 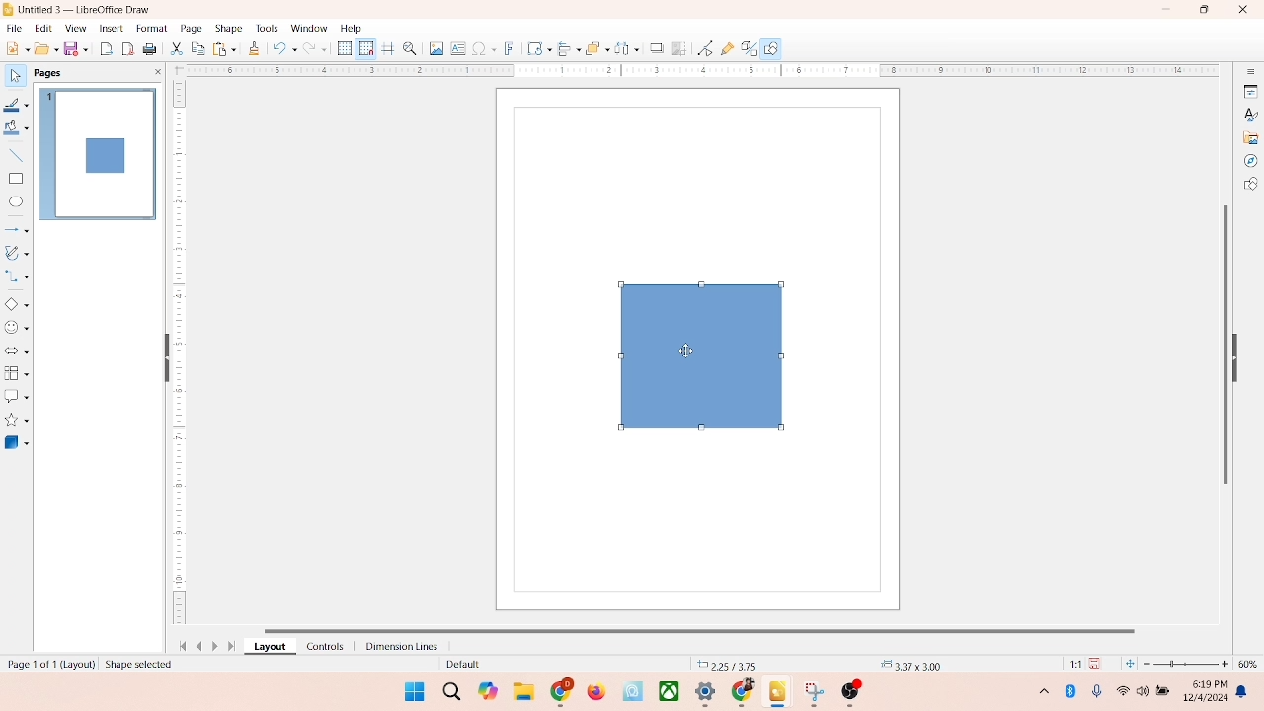 I want to click on save, so click(x=78, y=48).